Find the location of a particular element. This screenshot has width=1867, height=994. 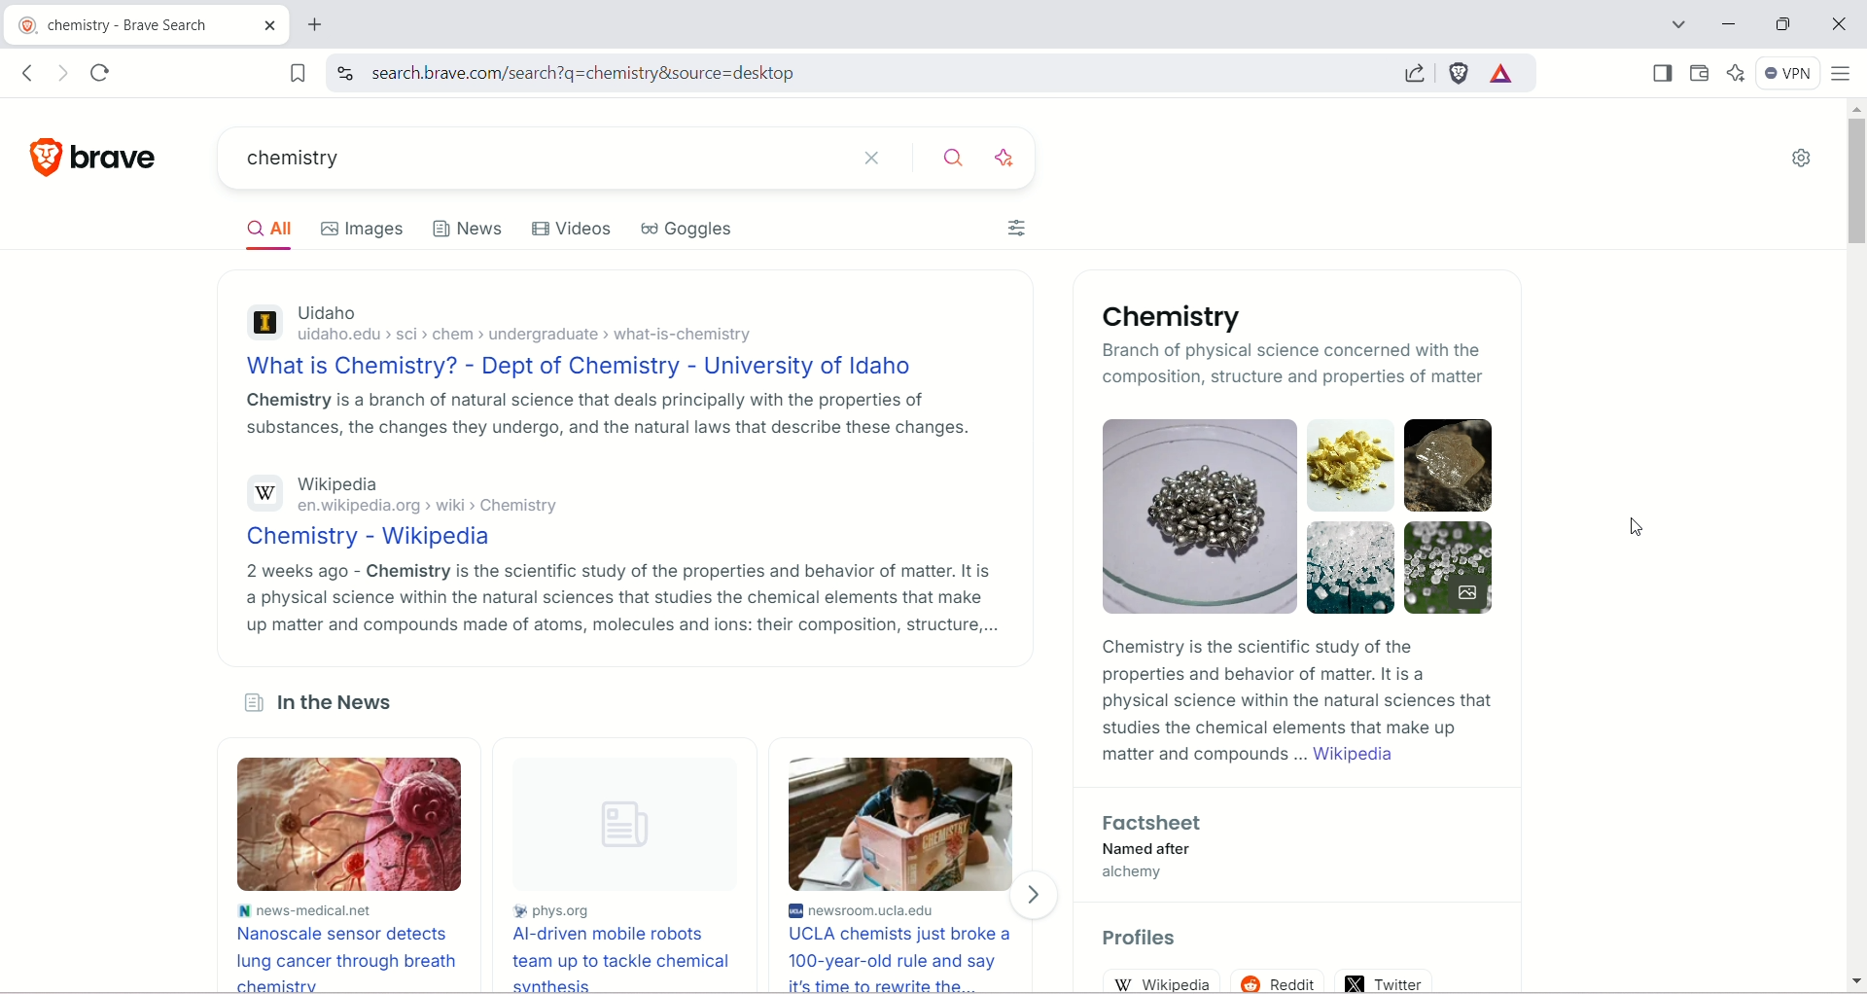

Mobile robots link is located at coordinates (616, 958).